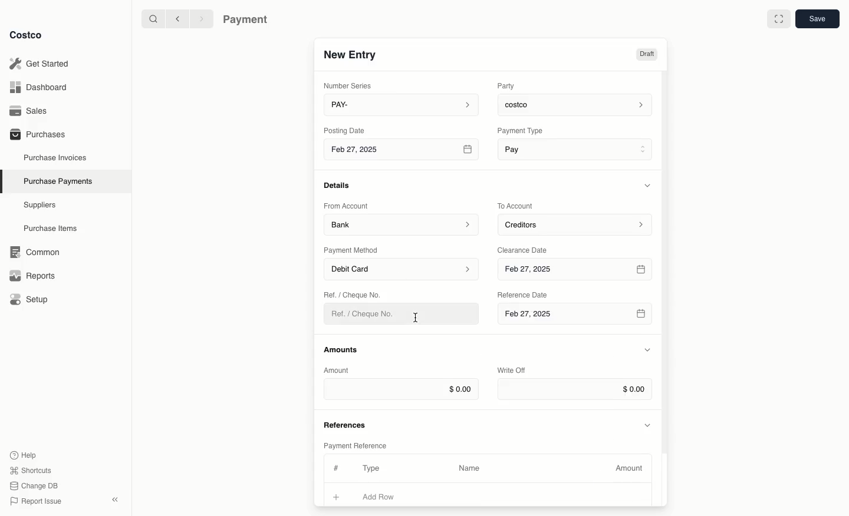 This screenshot has width=849, height=516. What do you see at coordinates (631, 468) in the screenshot?
I see `Amount` at bounding box center [631, 468].